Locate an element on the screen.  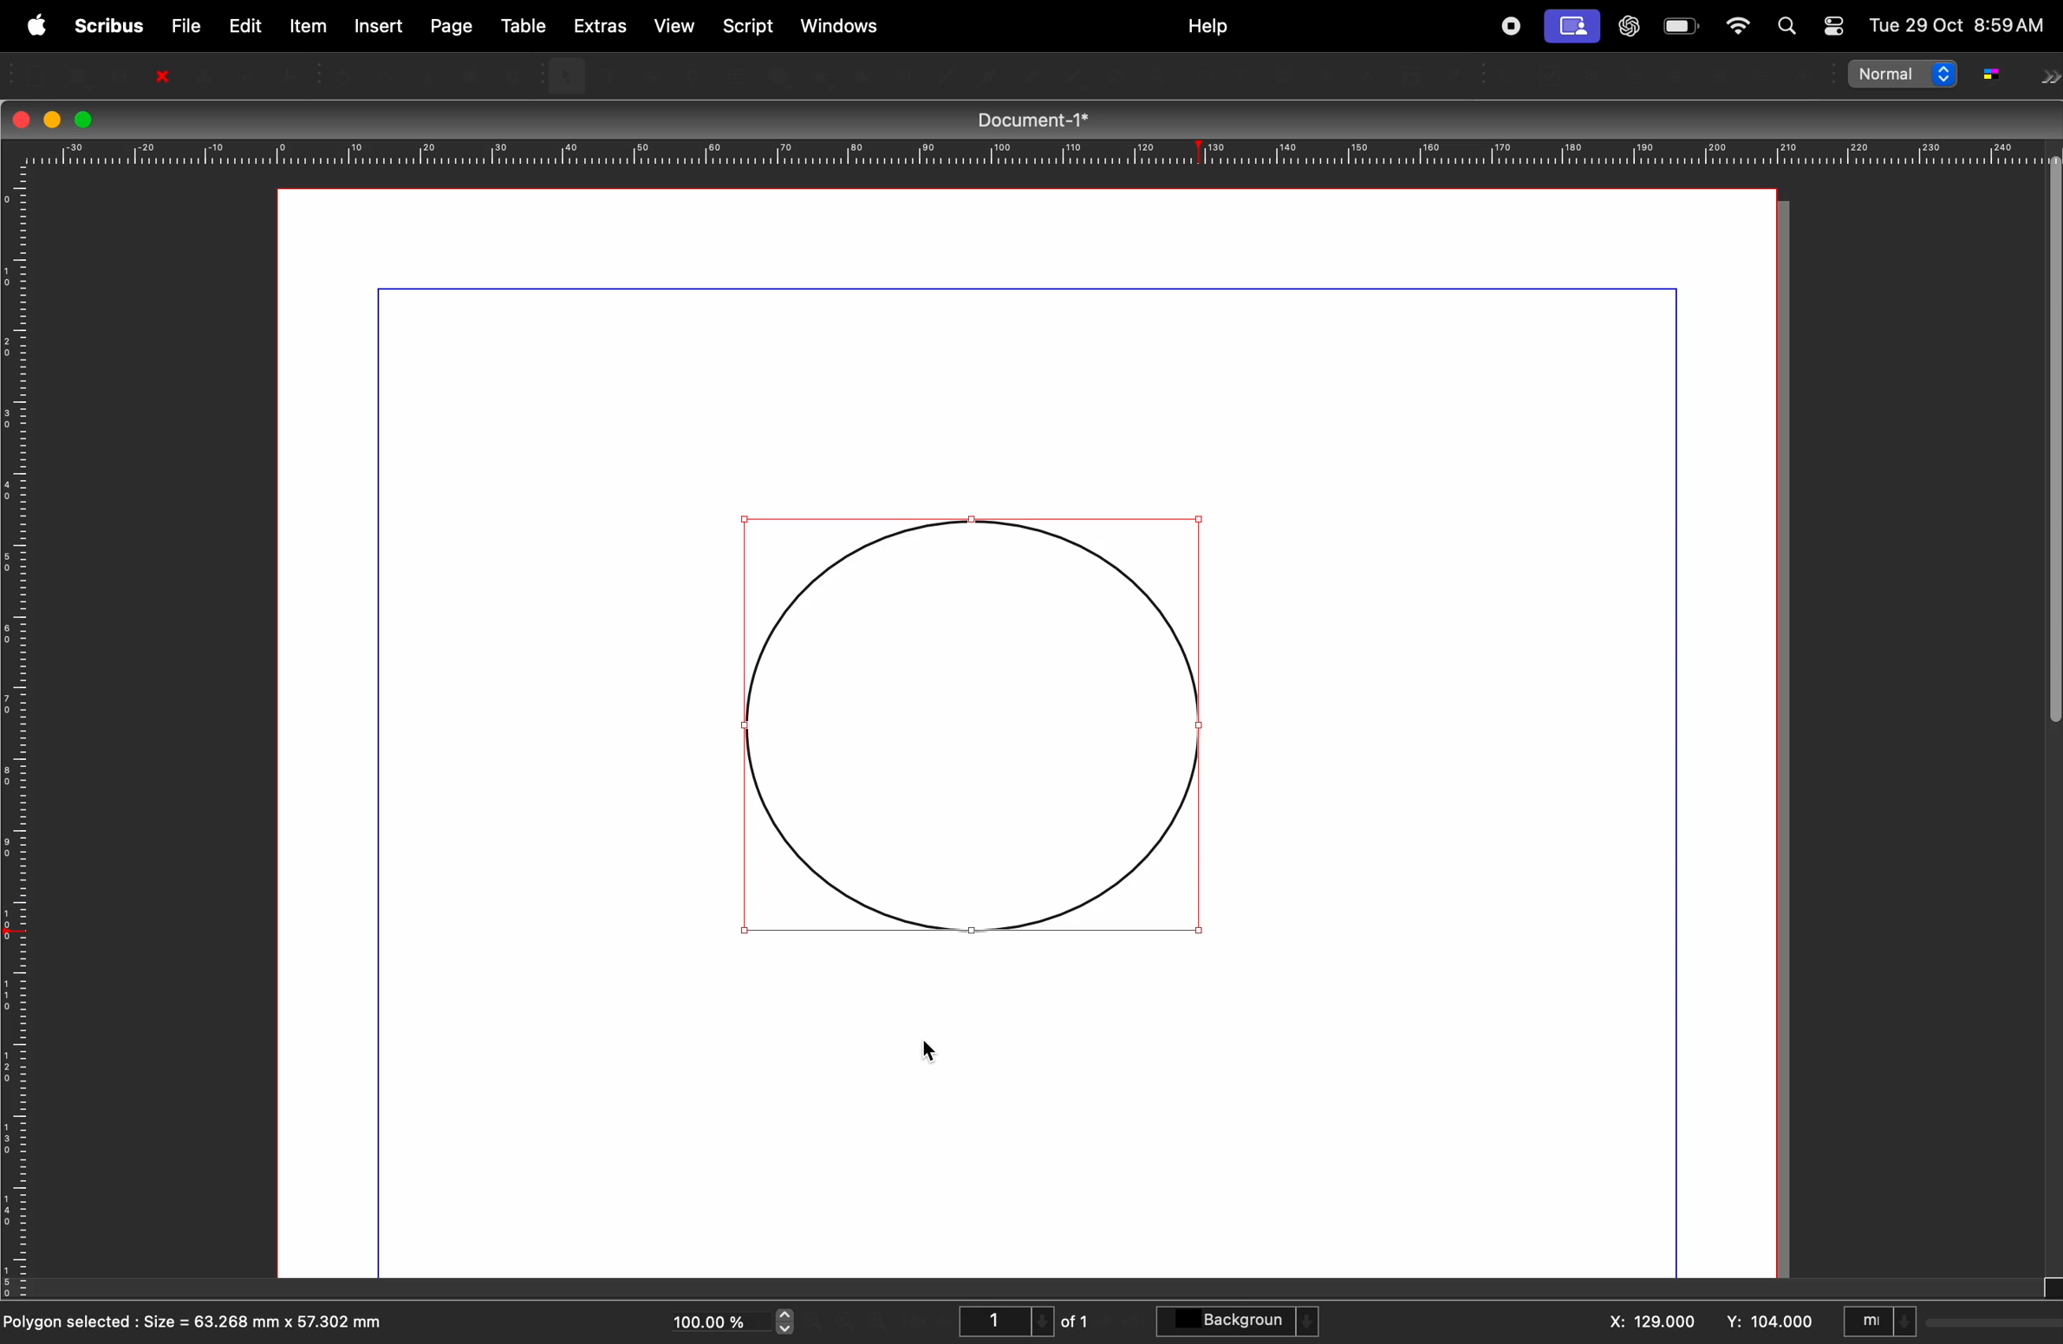
apple widgets is located at coordinates (1736, 27).